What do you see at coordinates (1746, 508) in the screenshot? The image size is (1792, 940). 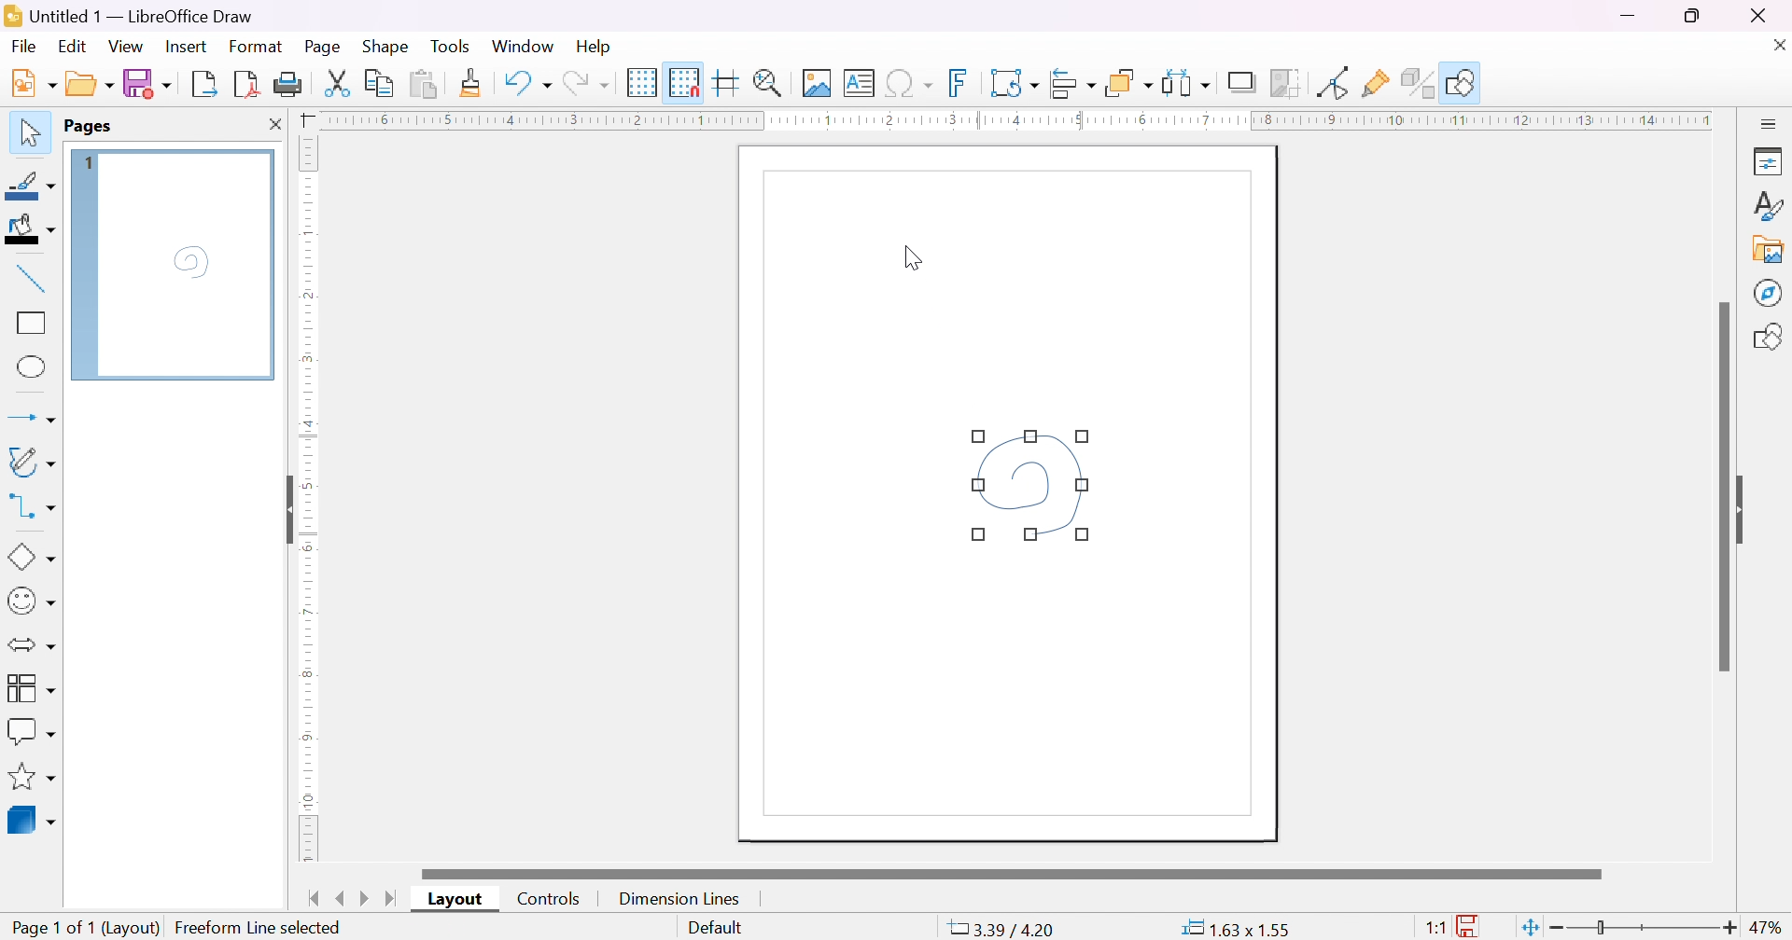 I see `slide` at bounding box center [1746, 508].